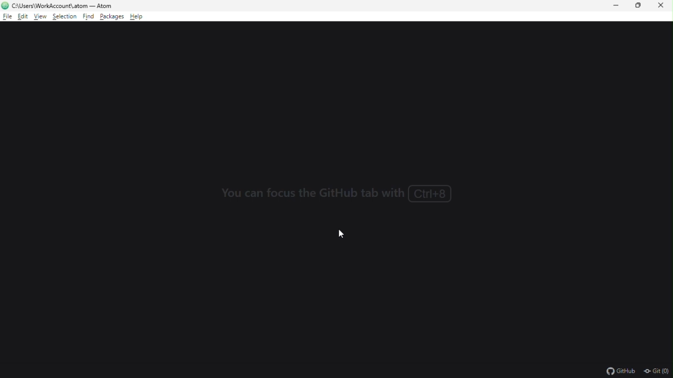  What do you see at coordinates (113, 17) in the screenshot?
I see `packages` at bounding box center [113, 17].